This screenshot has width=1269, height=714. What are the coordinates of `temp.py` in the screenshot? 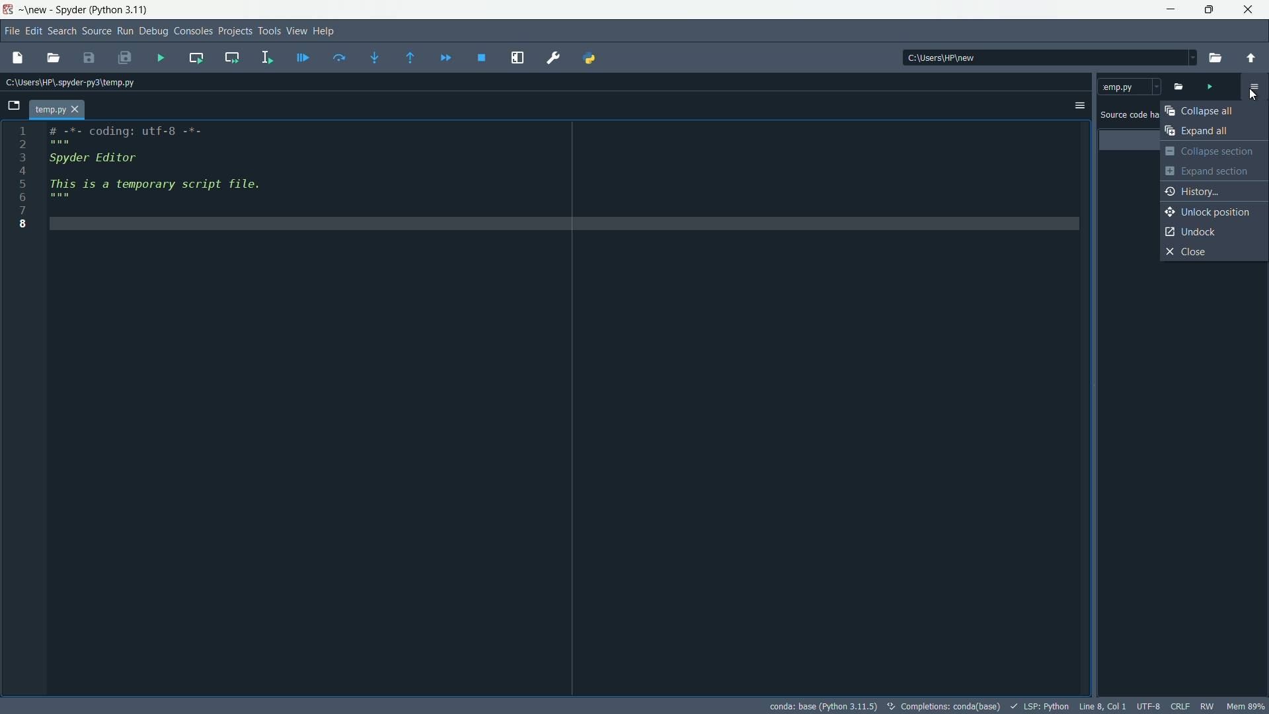 It's located at (58, 110).